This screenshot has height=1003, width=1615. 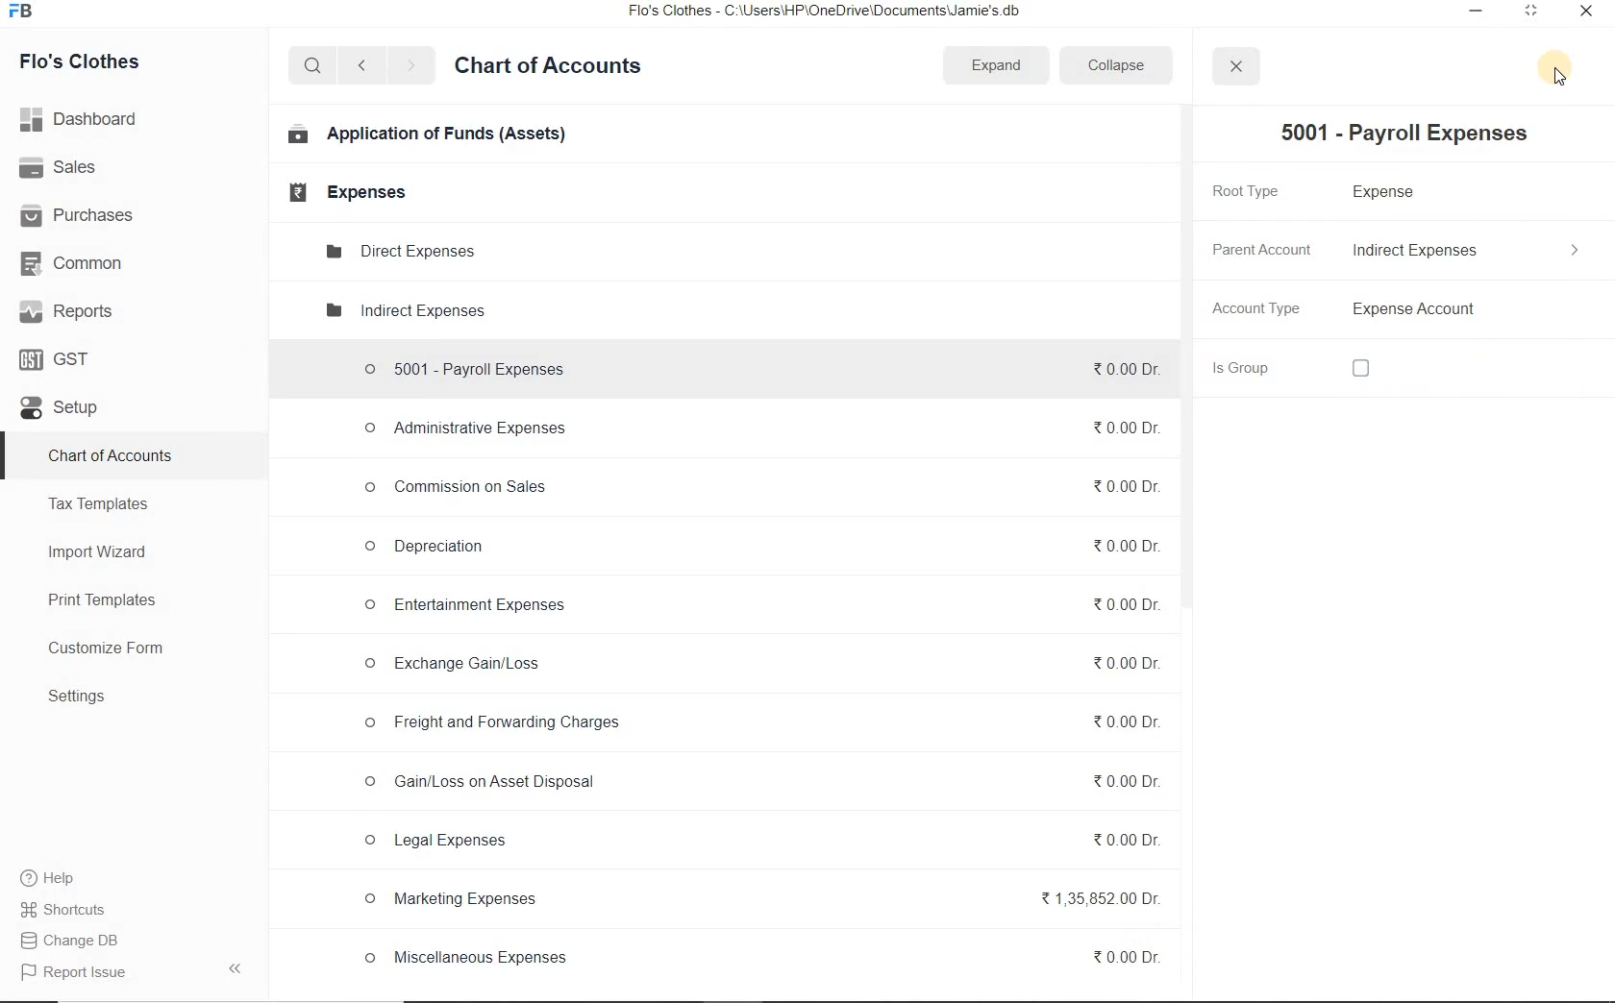 What do you see at coordinates (1360, 370) in the screenshot?
I see `checkbox` at bounding box center [1360, 370].